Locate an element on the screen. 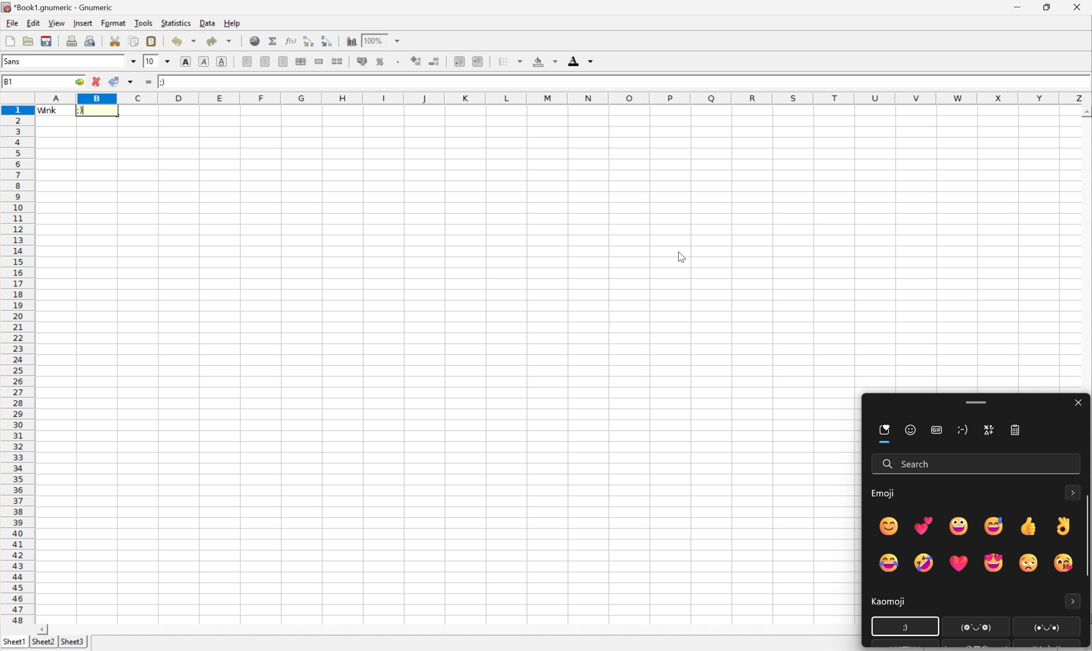 This screenshot has width=1092, height=651. open is located at coordinates (28, 41).